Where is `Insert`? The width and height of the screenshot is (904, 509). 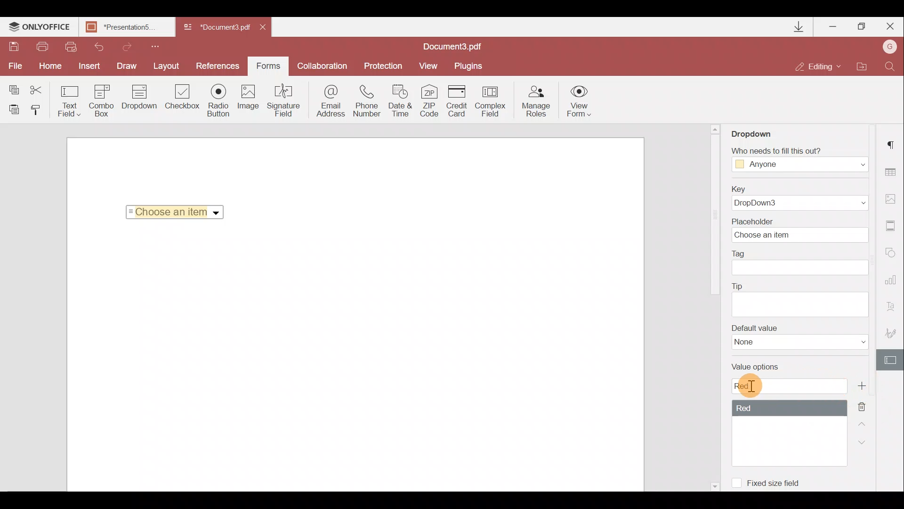
Insert is located at coordinates (91, 66).